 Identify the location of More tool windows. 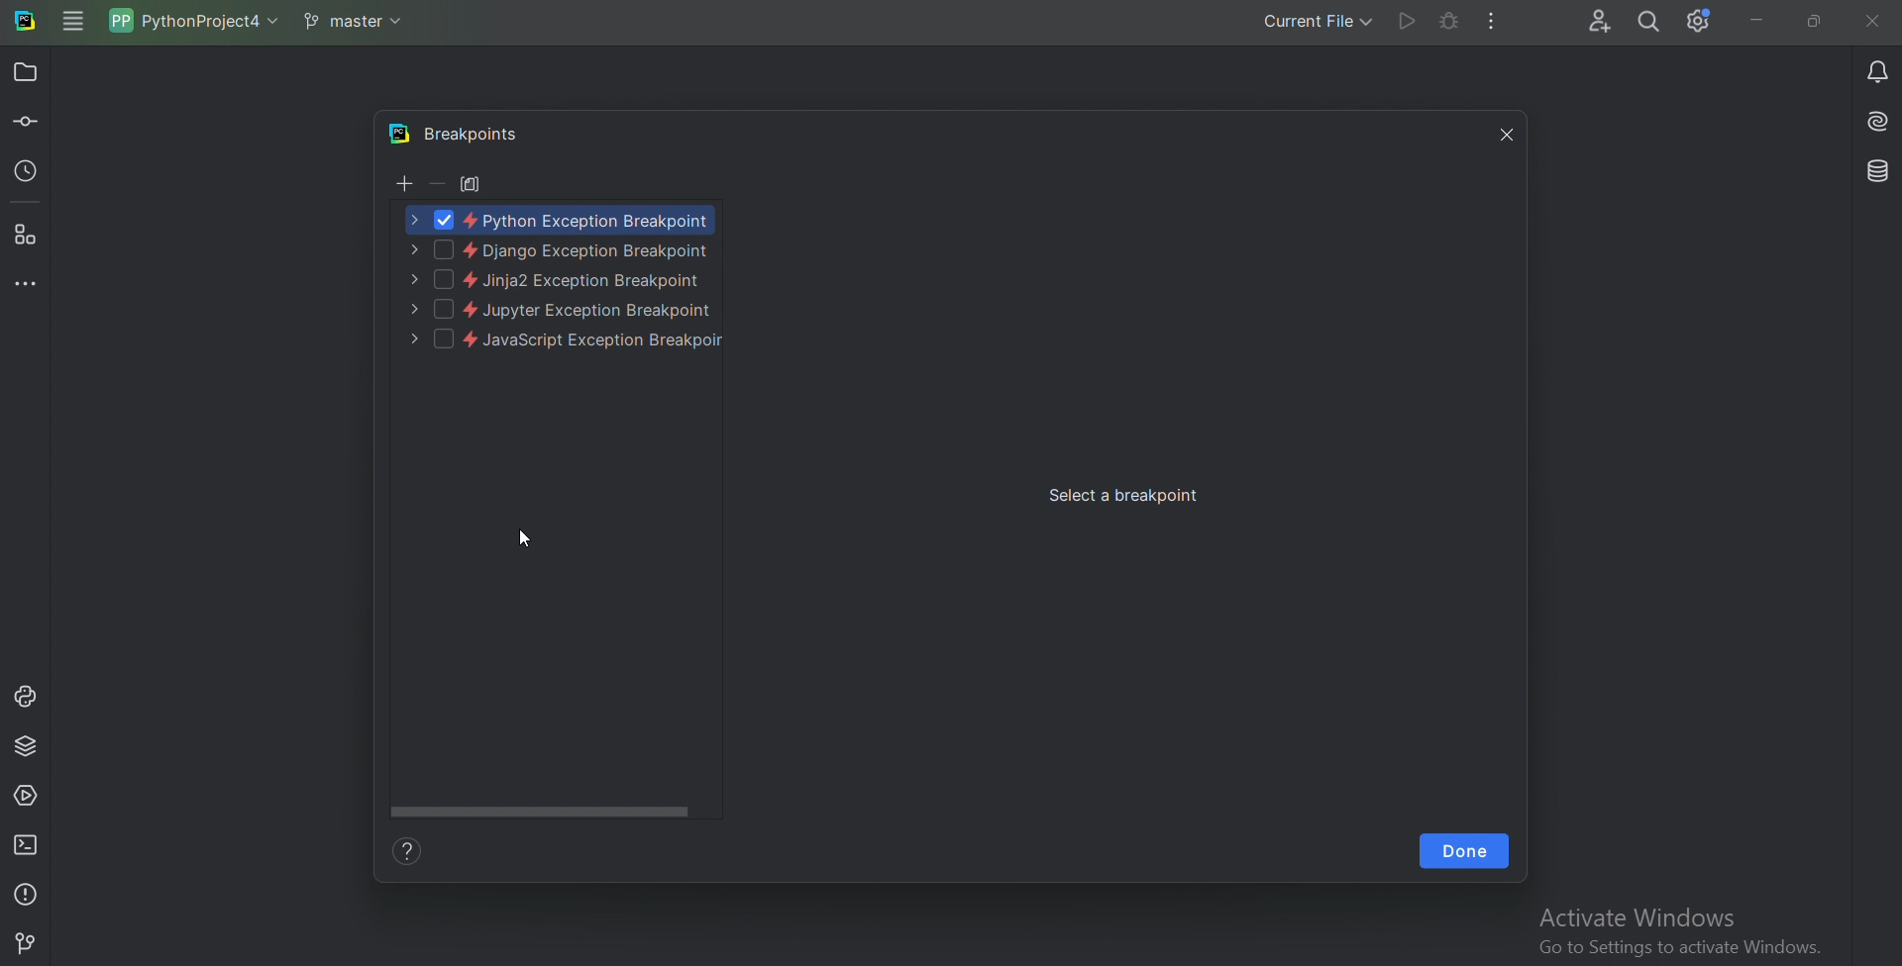
(27, 284).